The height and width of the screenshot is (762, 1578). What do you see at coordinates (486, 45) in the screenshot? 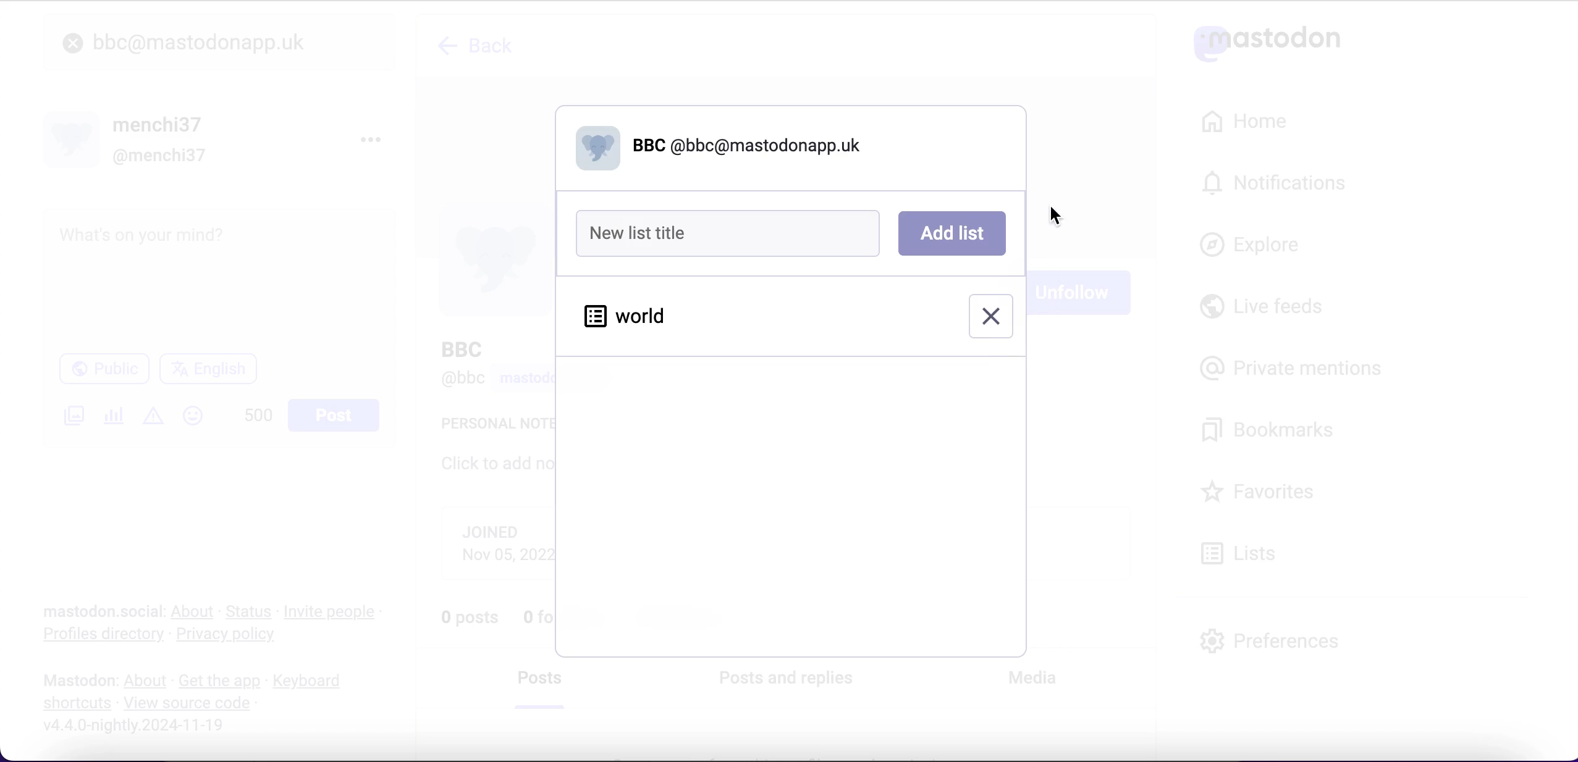
I see `back` at bounding box center [486, 45].